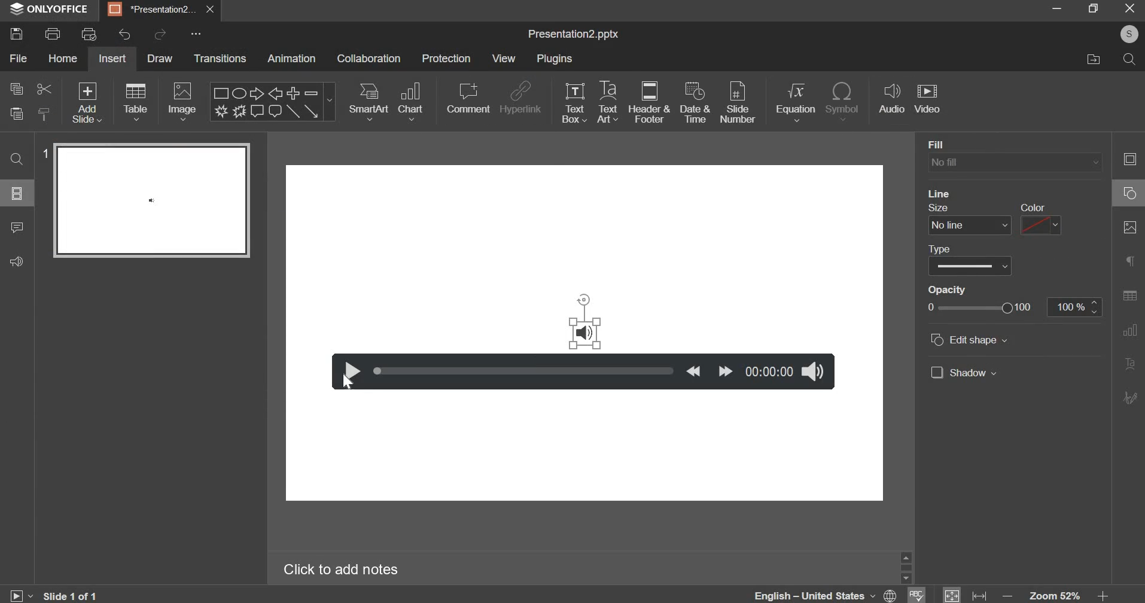 Image resolution: width=1145 pixels, height=603 pixels. I want to click on size, so click(939, 208).